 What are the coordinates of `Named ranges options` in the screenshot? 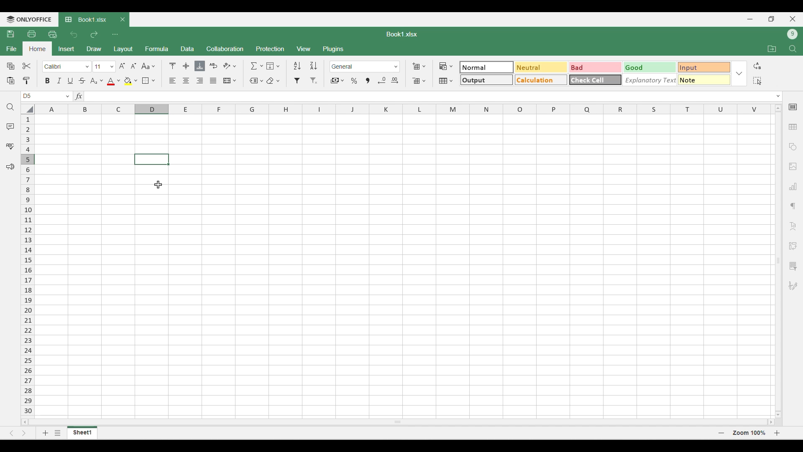 It's located at (256, 81).